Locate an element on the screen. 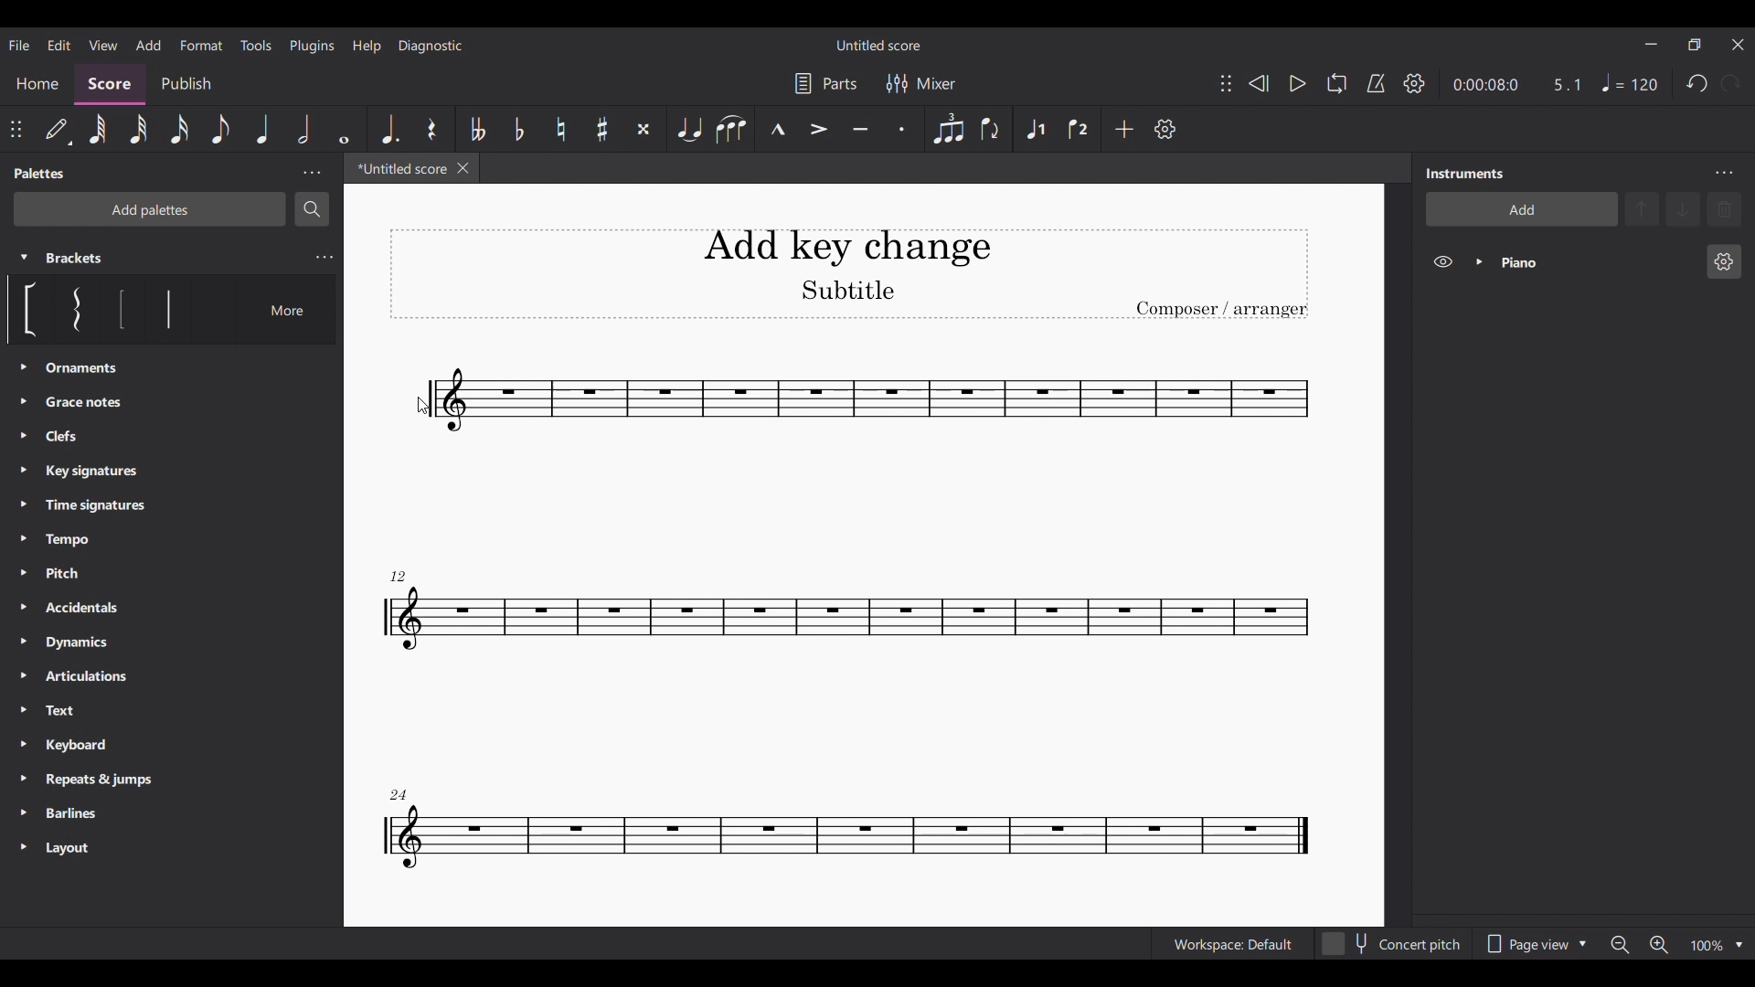  Accent is located at coordinates (818, 127).